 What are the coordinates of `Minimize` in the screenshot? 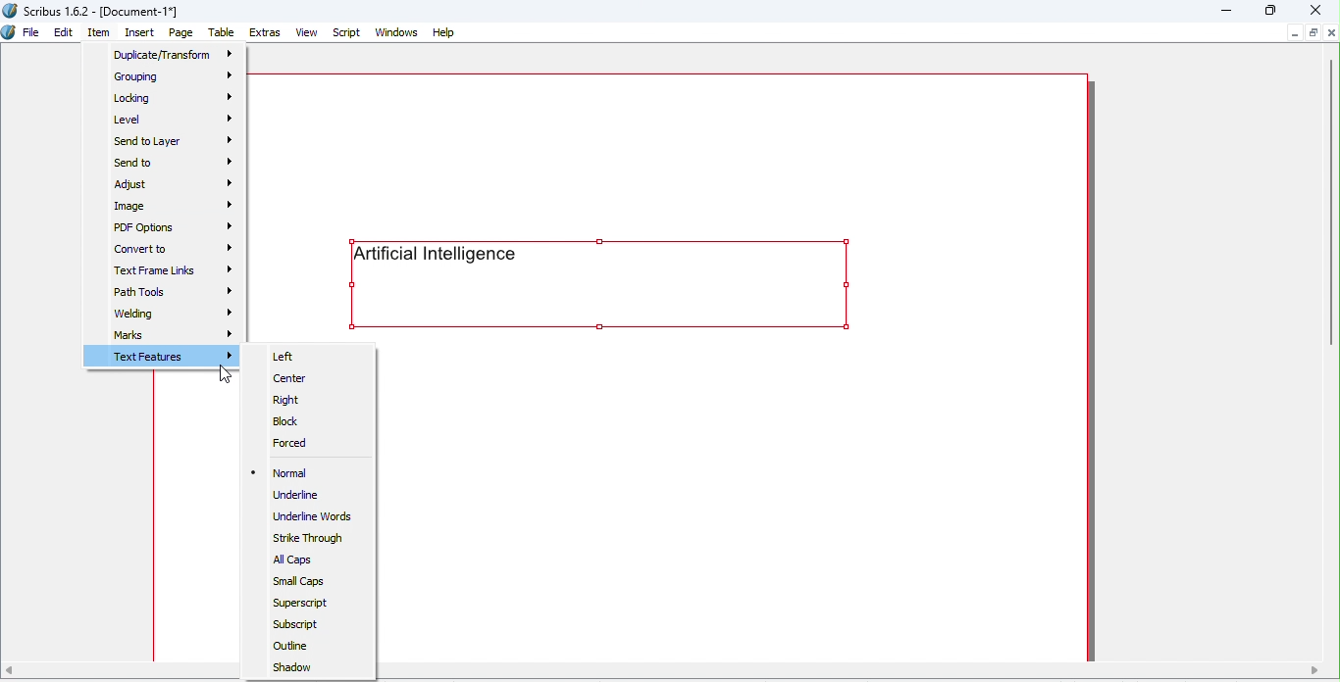 It's located at (1226, 11).